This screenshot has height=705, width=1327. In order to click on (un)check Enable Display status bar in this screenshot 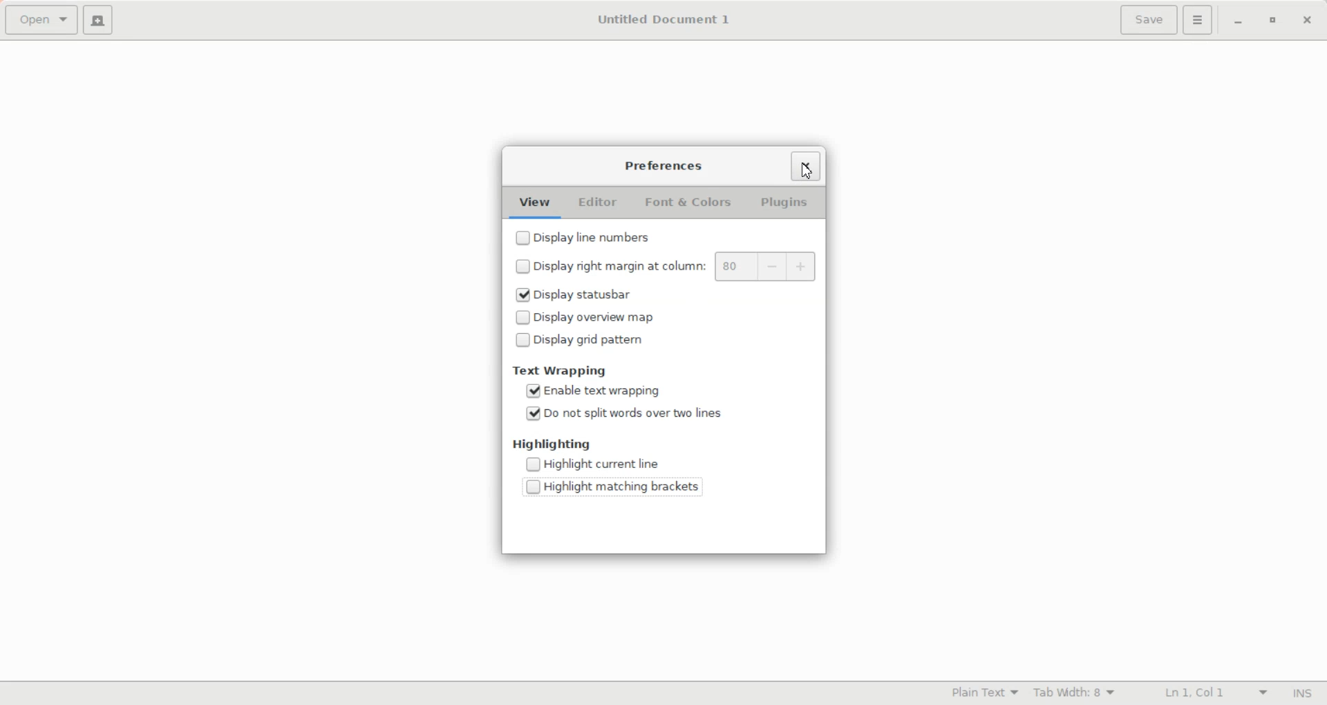, I will do `click(634, 295)`.